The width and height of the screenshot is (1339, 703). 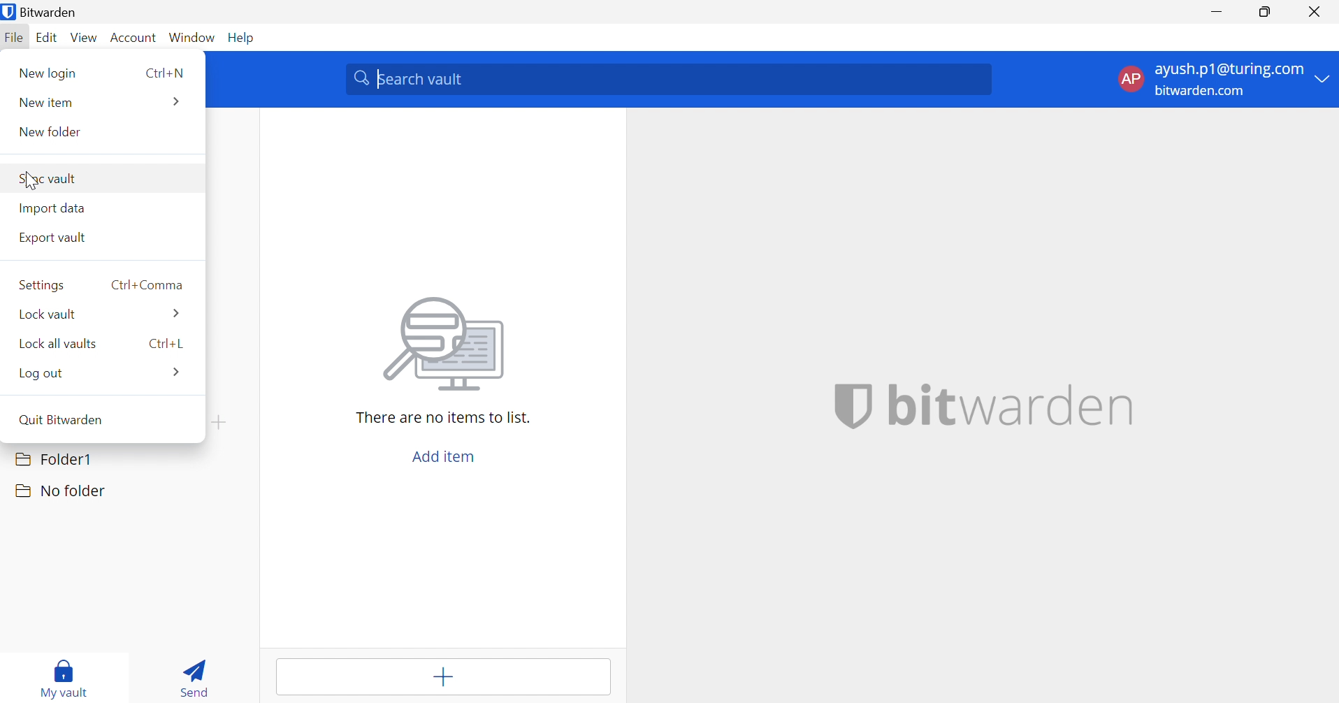 What do you see at coordinates (198, 675) in the screenshot?
I see `Send` at bounding box center [198, 675].